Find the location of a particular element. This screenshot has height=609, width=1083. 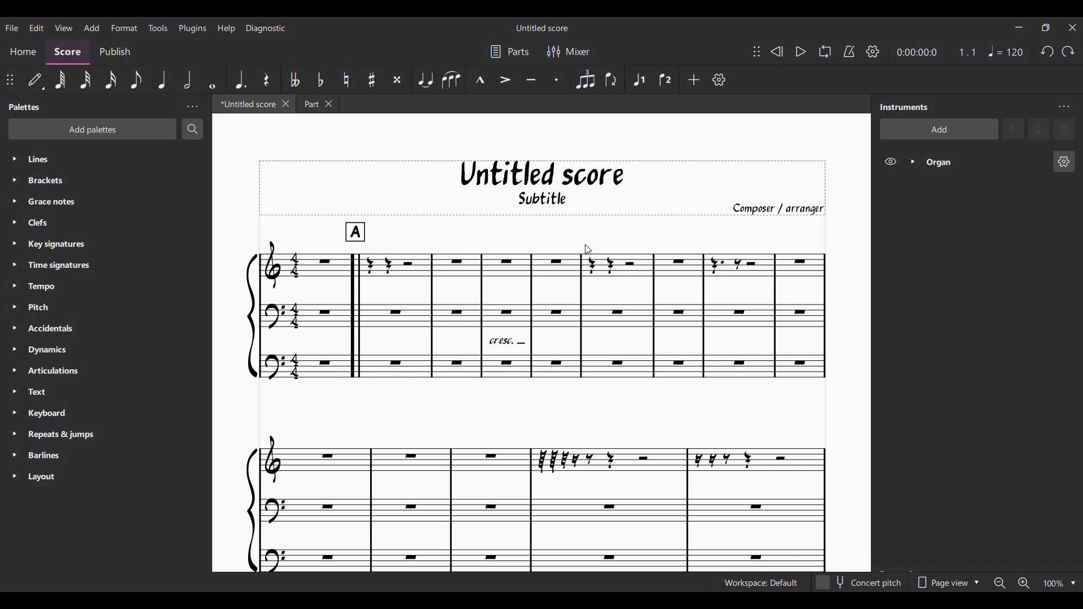

Publish section is located at coordinates (115, 52).